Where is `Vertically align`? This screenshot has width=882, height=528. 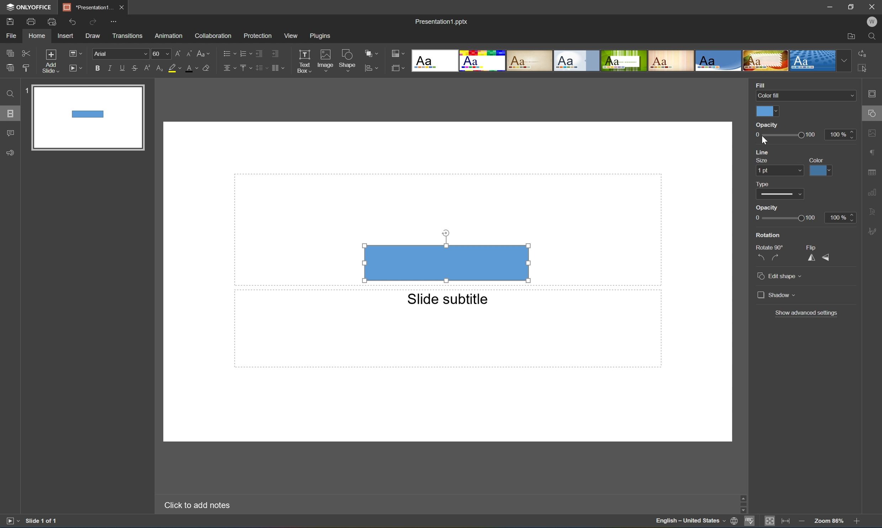
Vertically align is located at coordinates (245, 67).